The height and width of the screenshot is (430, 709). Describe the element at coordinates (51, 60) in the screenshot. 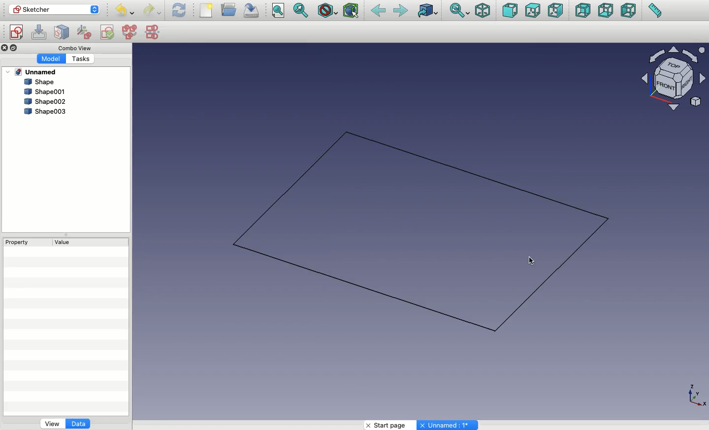

I see `Model` at that location.